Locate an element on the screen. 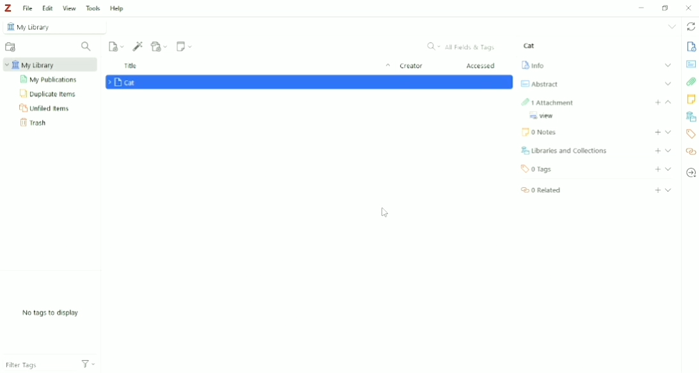 This screenshot has height=373, width=699. All Fields & Tags is located at coordinates (462, 47).